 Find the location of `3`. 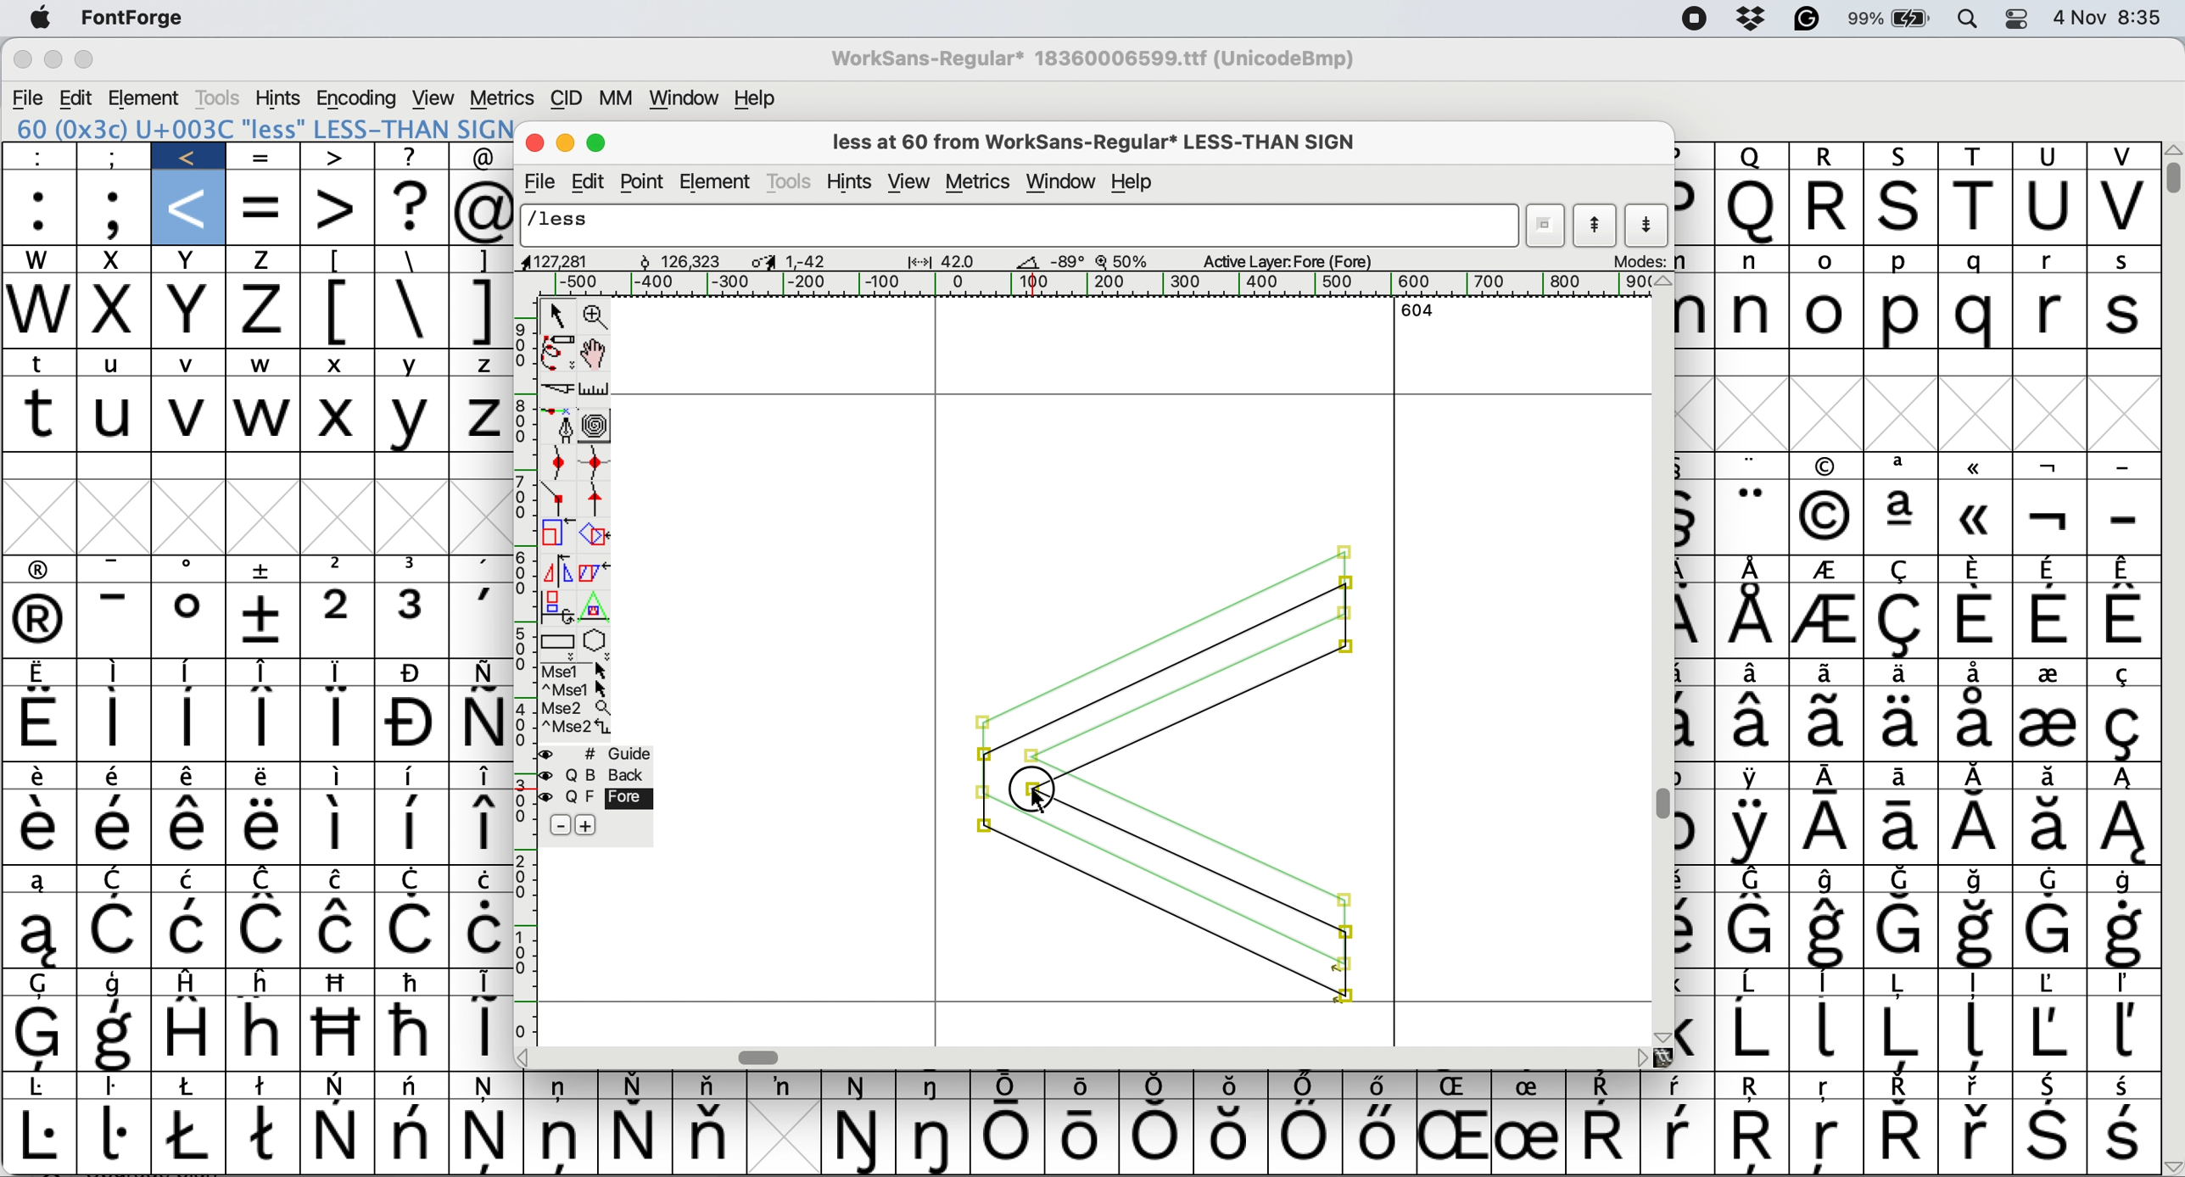

3 is located at coordinates (413, 565).